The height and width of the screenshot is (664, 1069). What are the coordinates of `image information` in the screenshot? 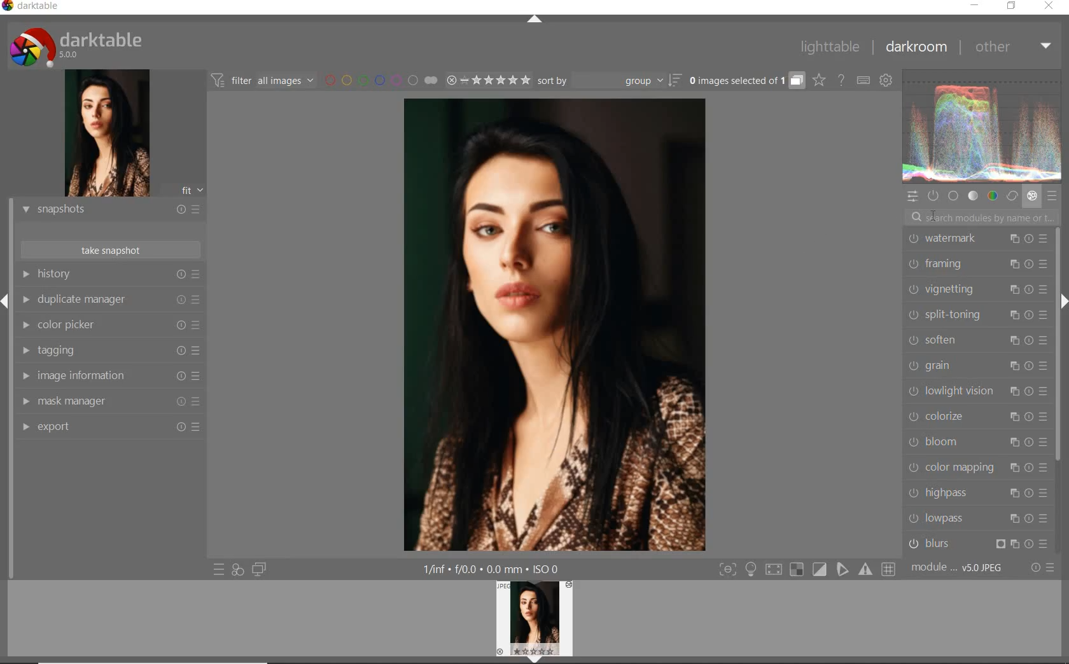 It's located at (109, 376).